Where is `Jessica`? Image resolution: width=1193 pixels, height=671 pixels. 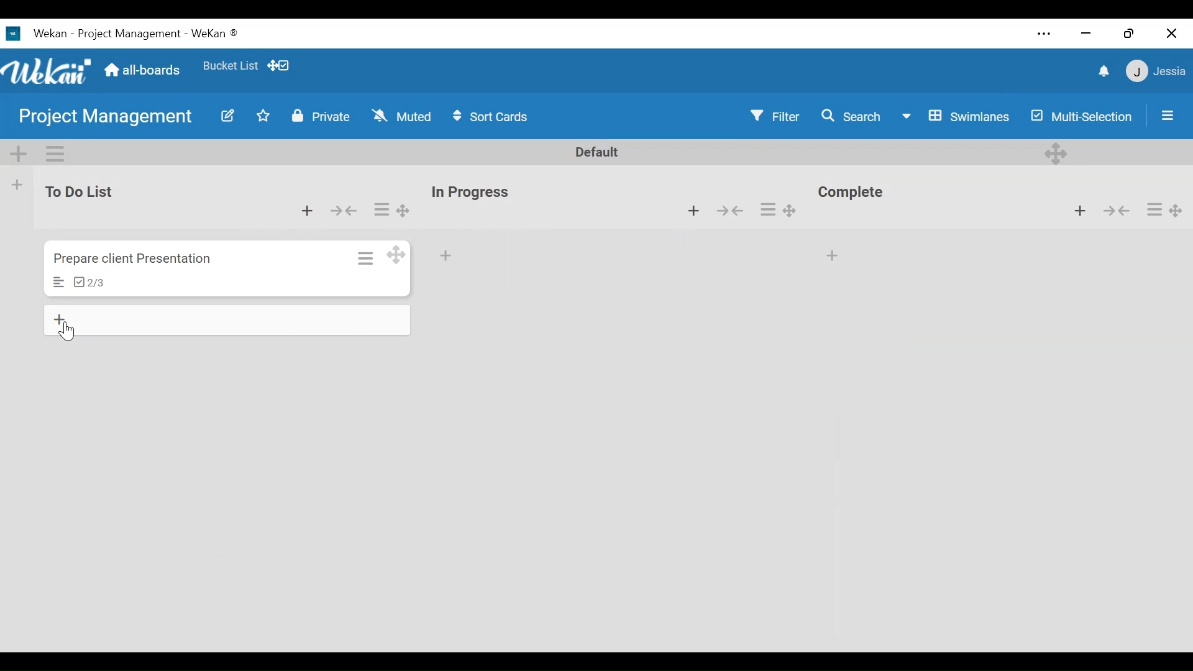 Jessica is located at coordinates (1154, 73).